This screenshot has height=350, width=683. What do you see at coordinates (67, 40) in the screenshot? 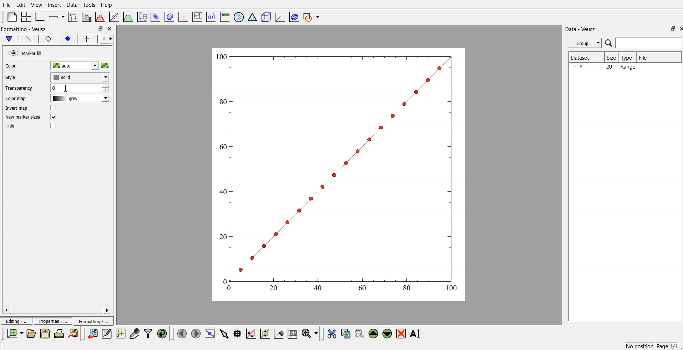
I see `fill` at bounding box center [67, 40].